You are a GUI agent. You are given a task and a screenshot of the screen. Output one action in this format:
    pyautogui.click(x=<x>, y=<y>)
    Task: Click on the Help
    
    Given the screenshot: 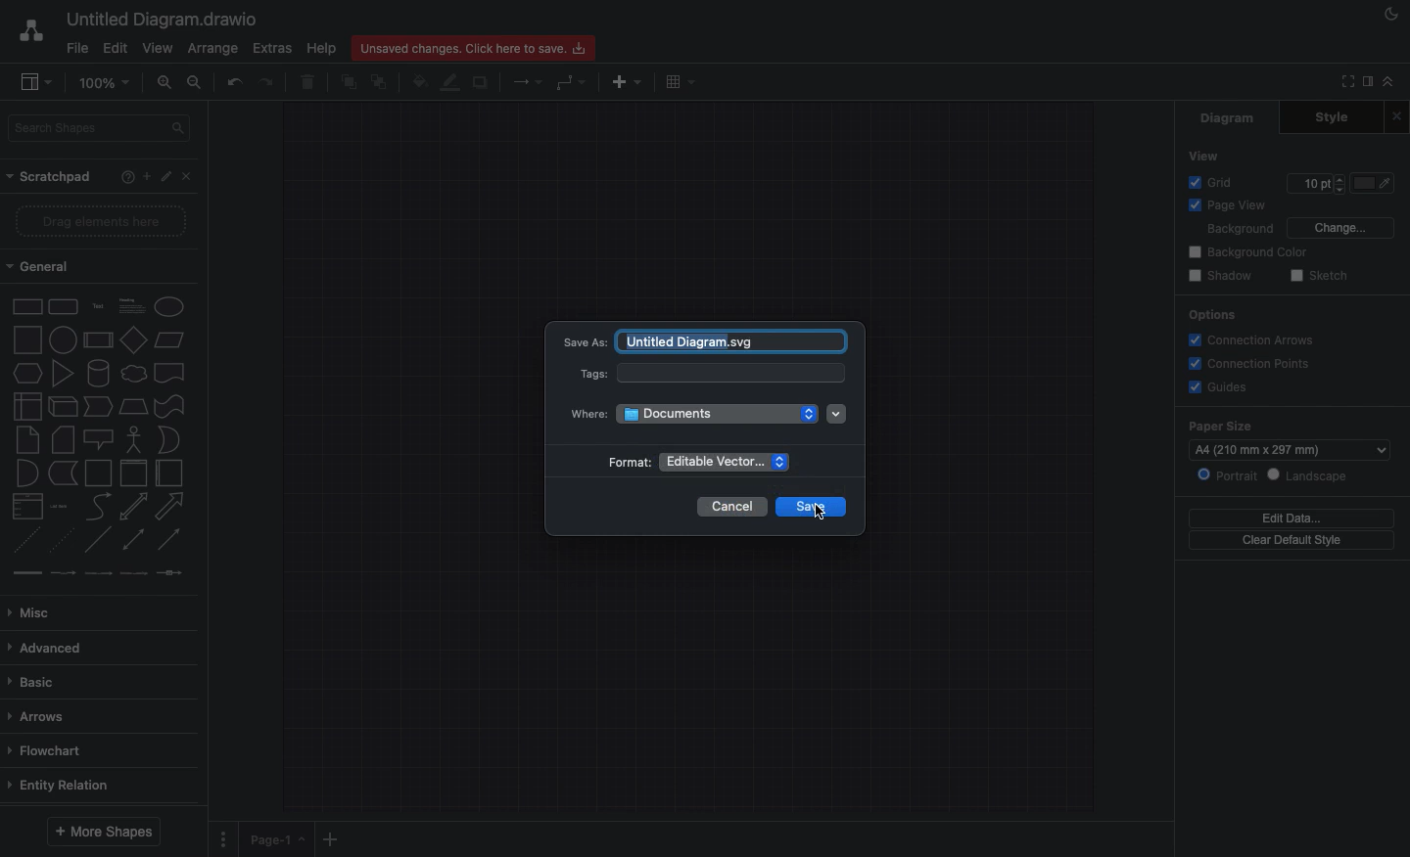 What is the action you would take?
    pyautogui.click(x=123, y=174)
    